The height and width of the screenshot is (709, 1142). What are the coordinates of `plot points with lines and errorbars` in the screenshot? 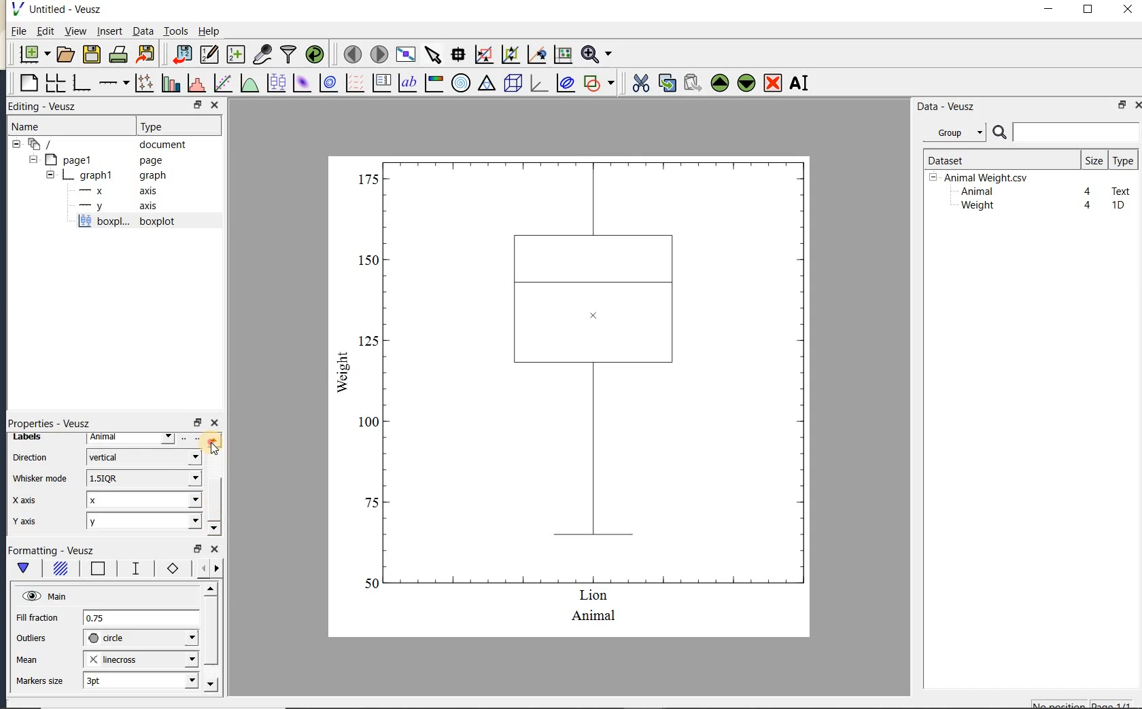 It's located at (145, 83).